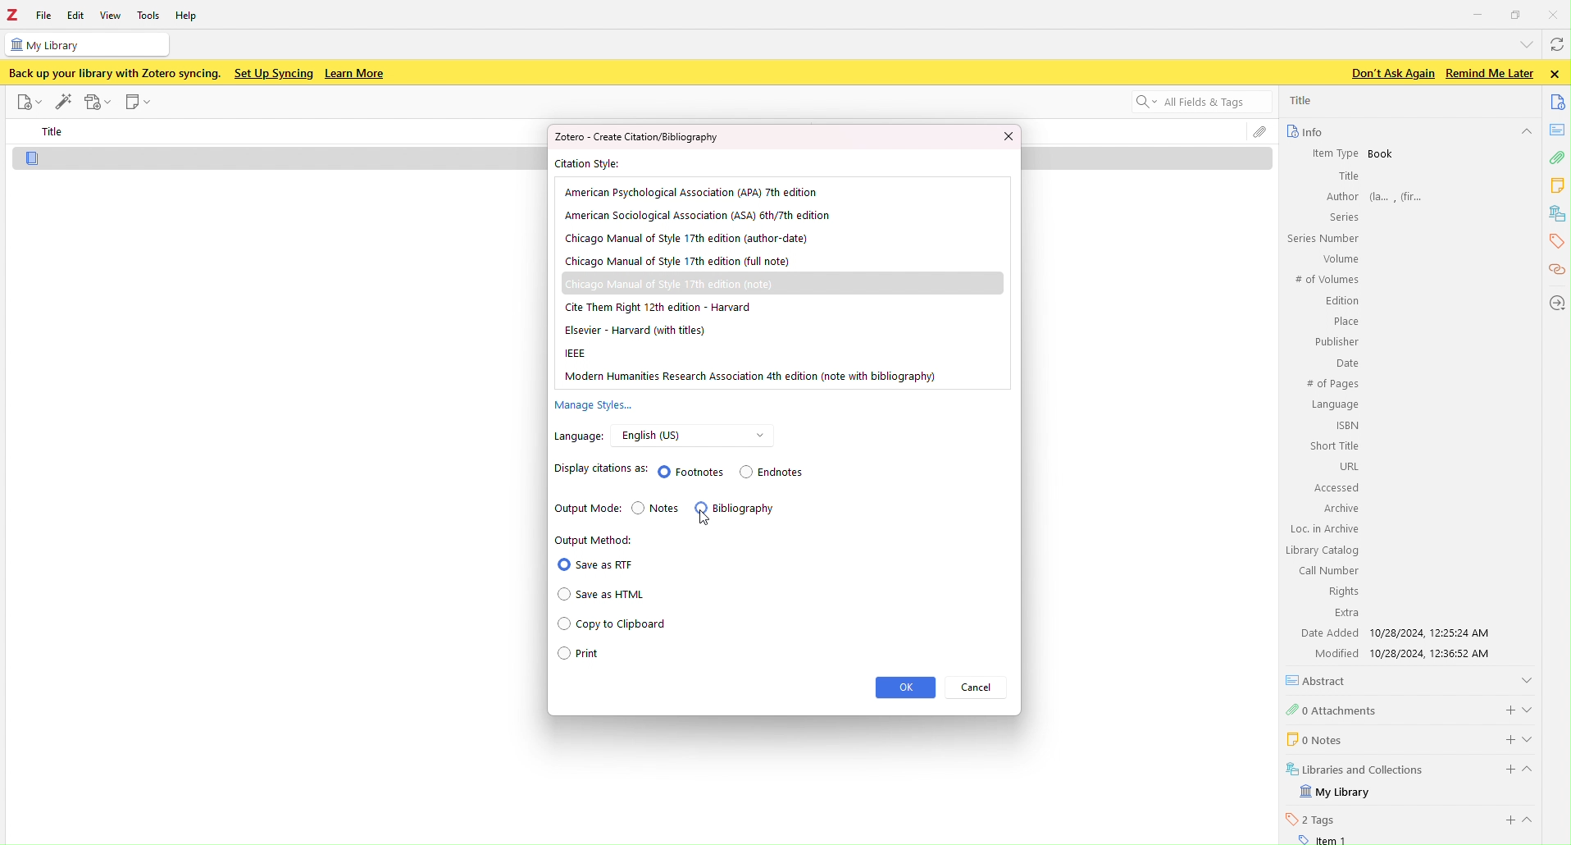 This screenshot has width=1571, height=845. Describe the element at coordinates (582, 436) in the screenshot. I see `language` at that location.